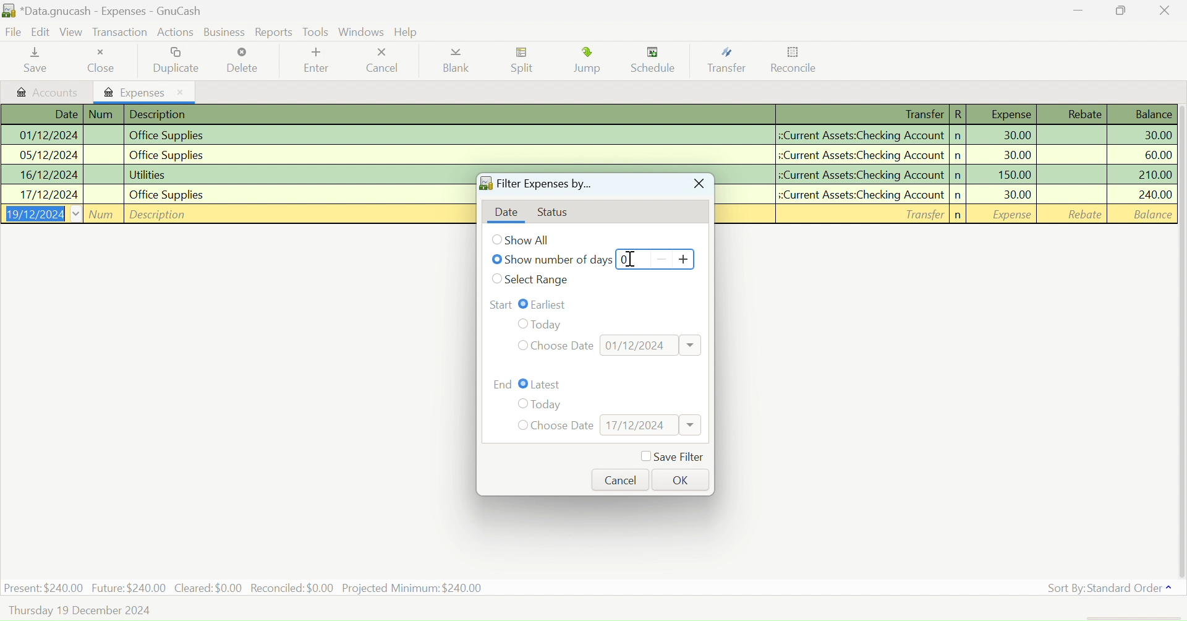 The image size is (1187, 621). I want to click on Edit, so click(41, 33).